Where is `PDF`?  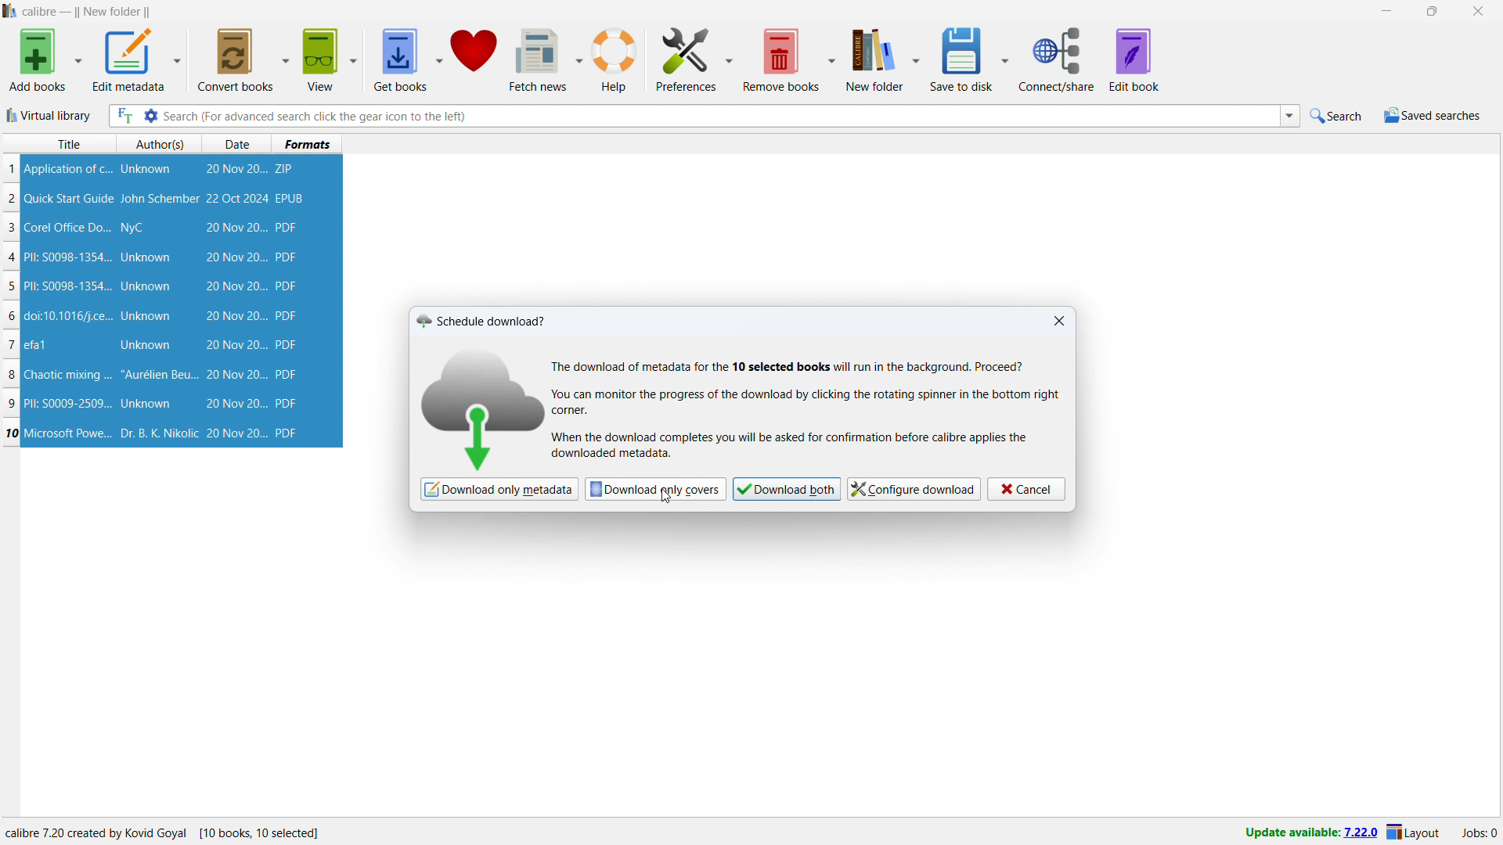
PDF is located at coordinates (288, 374).